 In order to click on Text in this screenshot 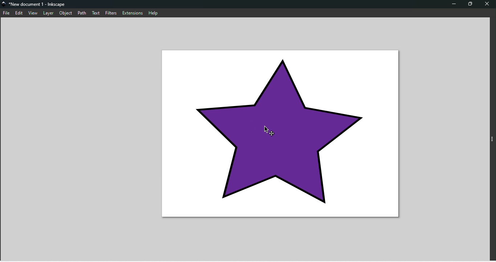, I will do `click(98, 14)`.